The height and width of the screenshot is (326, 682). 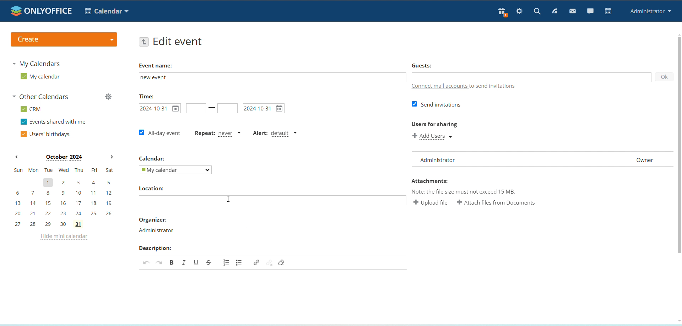 What do you see at coordinates (159, 108) in the screenshot?
I see `event start time` at bounding box center [159, 108].